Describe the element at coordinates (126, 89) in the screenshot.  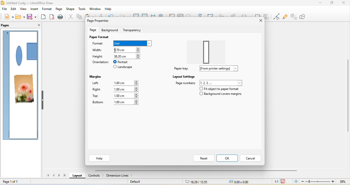
I see `1.00 cm` at that location.